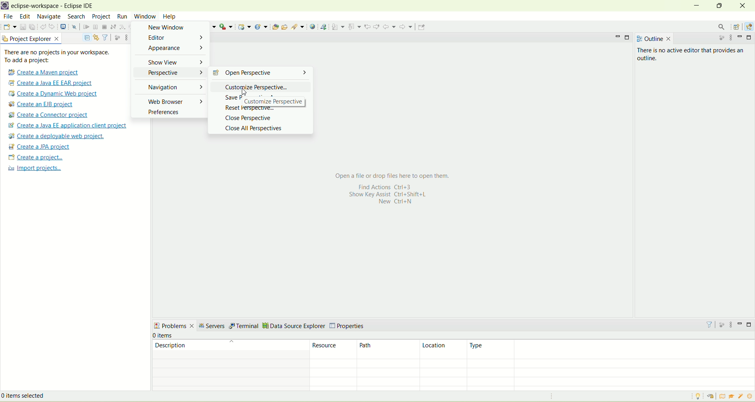 Image resolution: width=755 pixels, height=402 pixels. Describe the element at coordinates (63, 27) in the screenshot. I see `open a terminal` at that location.